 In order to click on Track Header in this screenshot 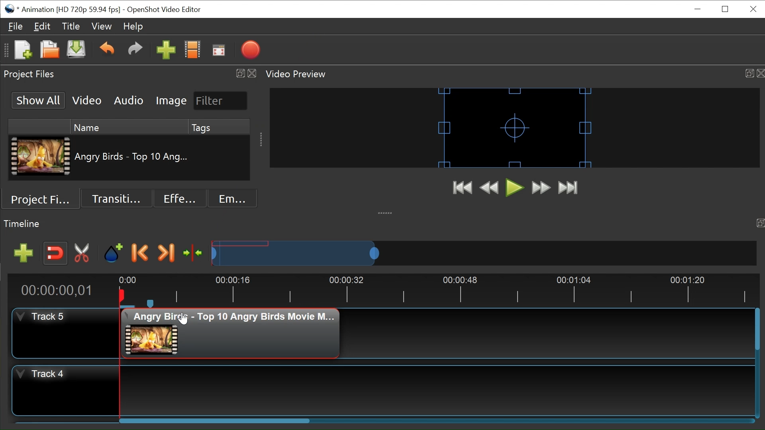, I will do `click(65, 390)`.